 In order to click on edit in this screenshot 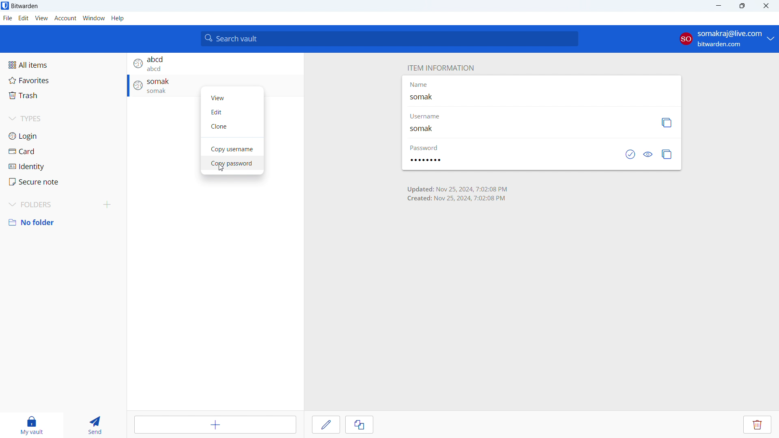, I will do `click(24, 18)`.